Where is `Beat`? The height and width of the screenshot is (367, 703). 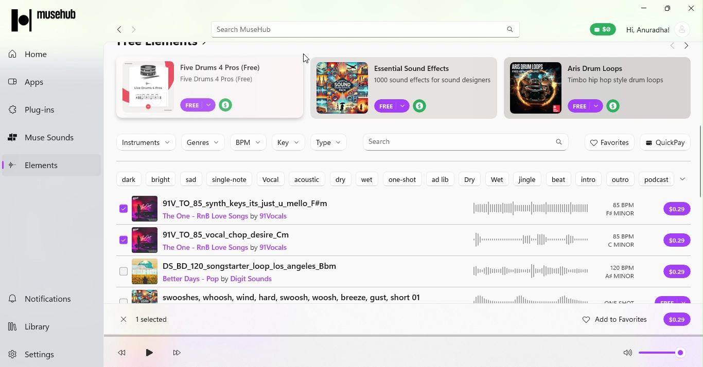 Beat is located at coordinates (560, 179).